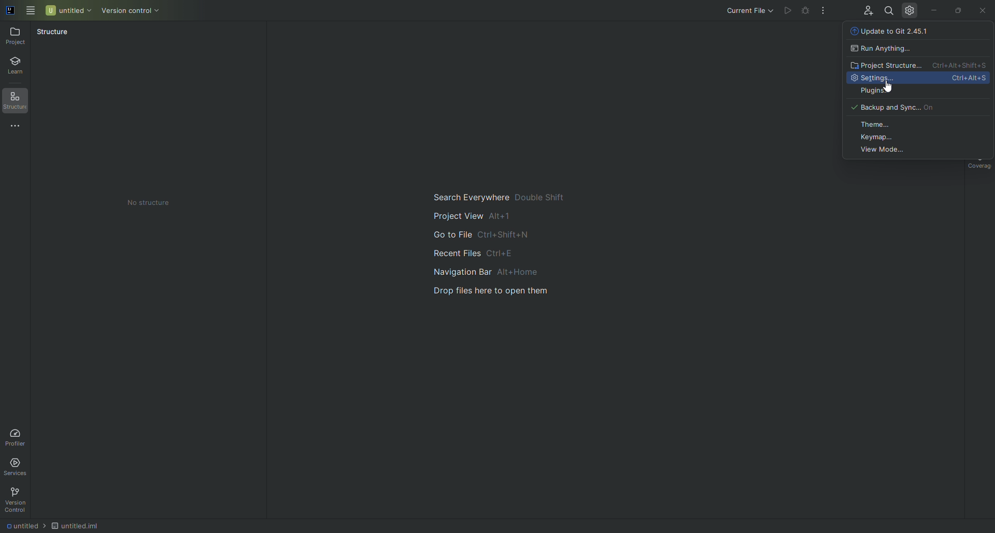 The image size is (995, 533). Describe the element at coordinates (807, 9) in the screenshot. I see `Cannot run file` at that location.